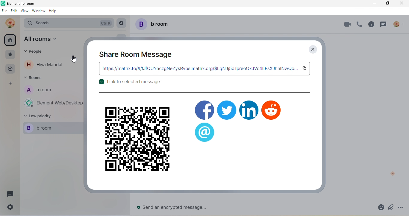 The image size is (409, 216). I want to click on https://matrix.to/#/!fOUYnczgNeZysRvbs:matrix.org/$LaNJjSd1preoQxJVc4LEsXJhnINwQo..., so click(199, 69).